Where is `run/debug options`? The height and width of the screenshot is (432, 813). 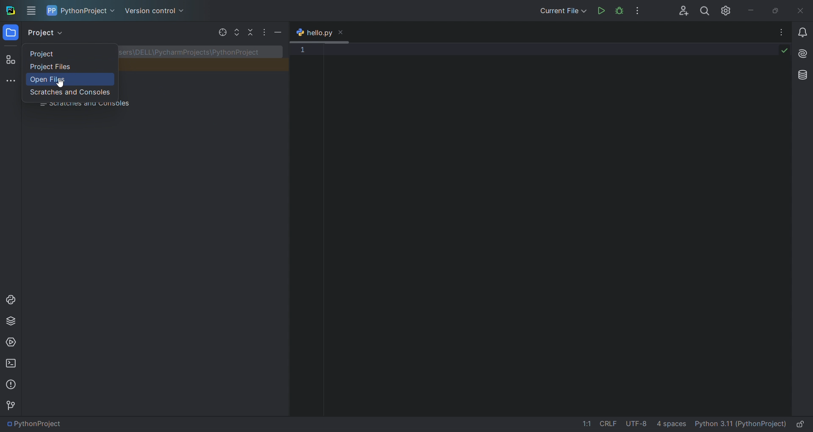
run/debug options is located at coordinates (559, 11).